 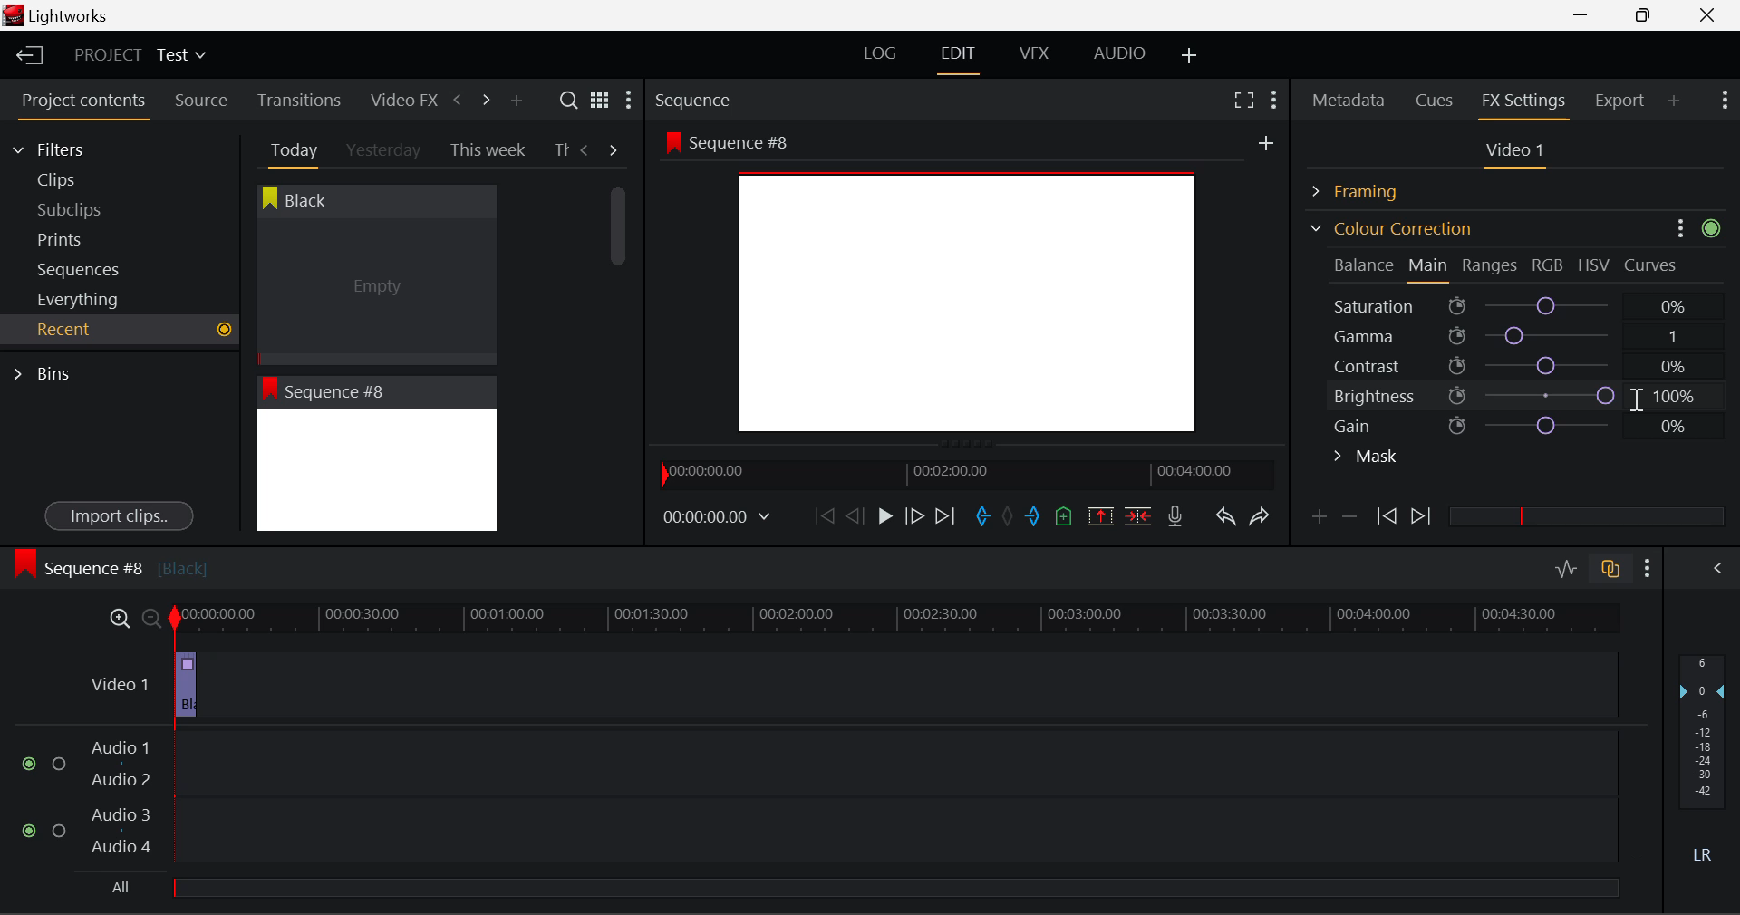 I want to click on Show Audio Mix, so click(x=1719, y=566).